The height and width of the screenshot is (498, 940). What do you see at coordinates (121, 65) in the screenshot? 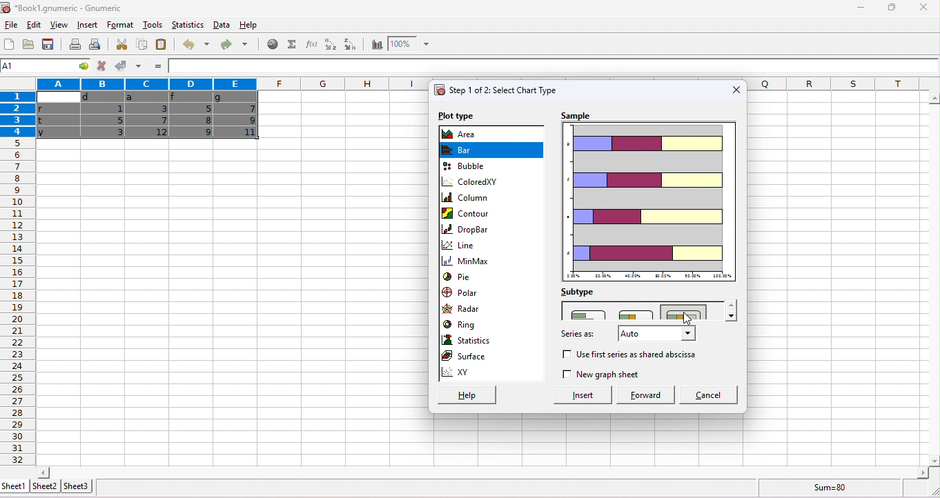
I see `accept changes` at bounding box center [121, 65].